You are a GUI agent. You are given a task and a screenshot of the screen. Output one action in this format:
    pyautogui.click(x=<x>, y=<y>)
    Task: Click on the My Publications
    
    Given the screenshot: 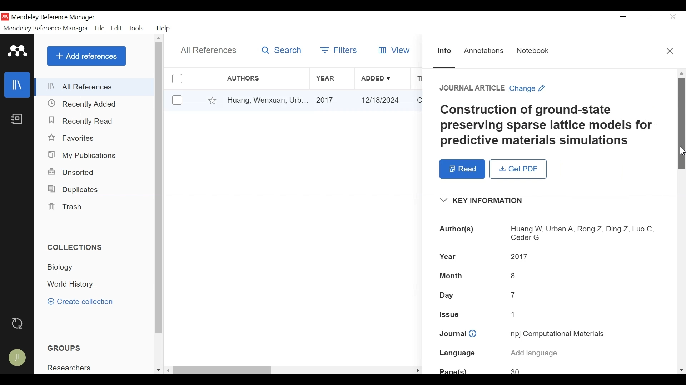 What is the action you would take?
    pyautogui.click(x=87, y=155)
    